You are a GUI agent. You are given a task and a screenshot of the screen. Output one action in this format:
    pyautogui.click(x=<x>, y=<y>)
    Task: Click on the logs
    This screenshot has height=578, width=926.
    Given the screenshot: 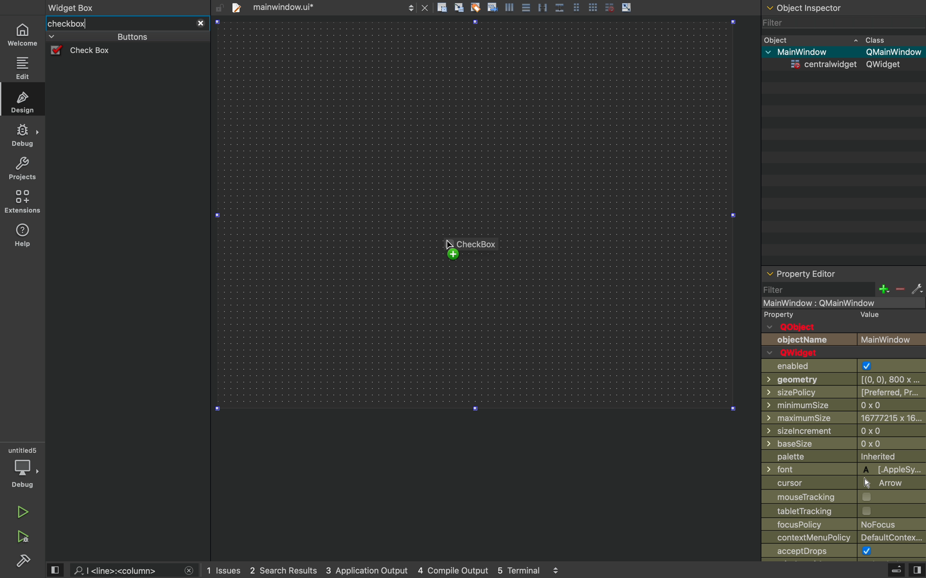 What is the action you would take?
    pyautogui.click(x=385, y=571)
    